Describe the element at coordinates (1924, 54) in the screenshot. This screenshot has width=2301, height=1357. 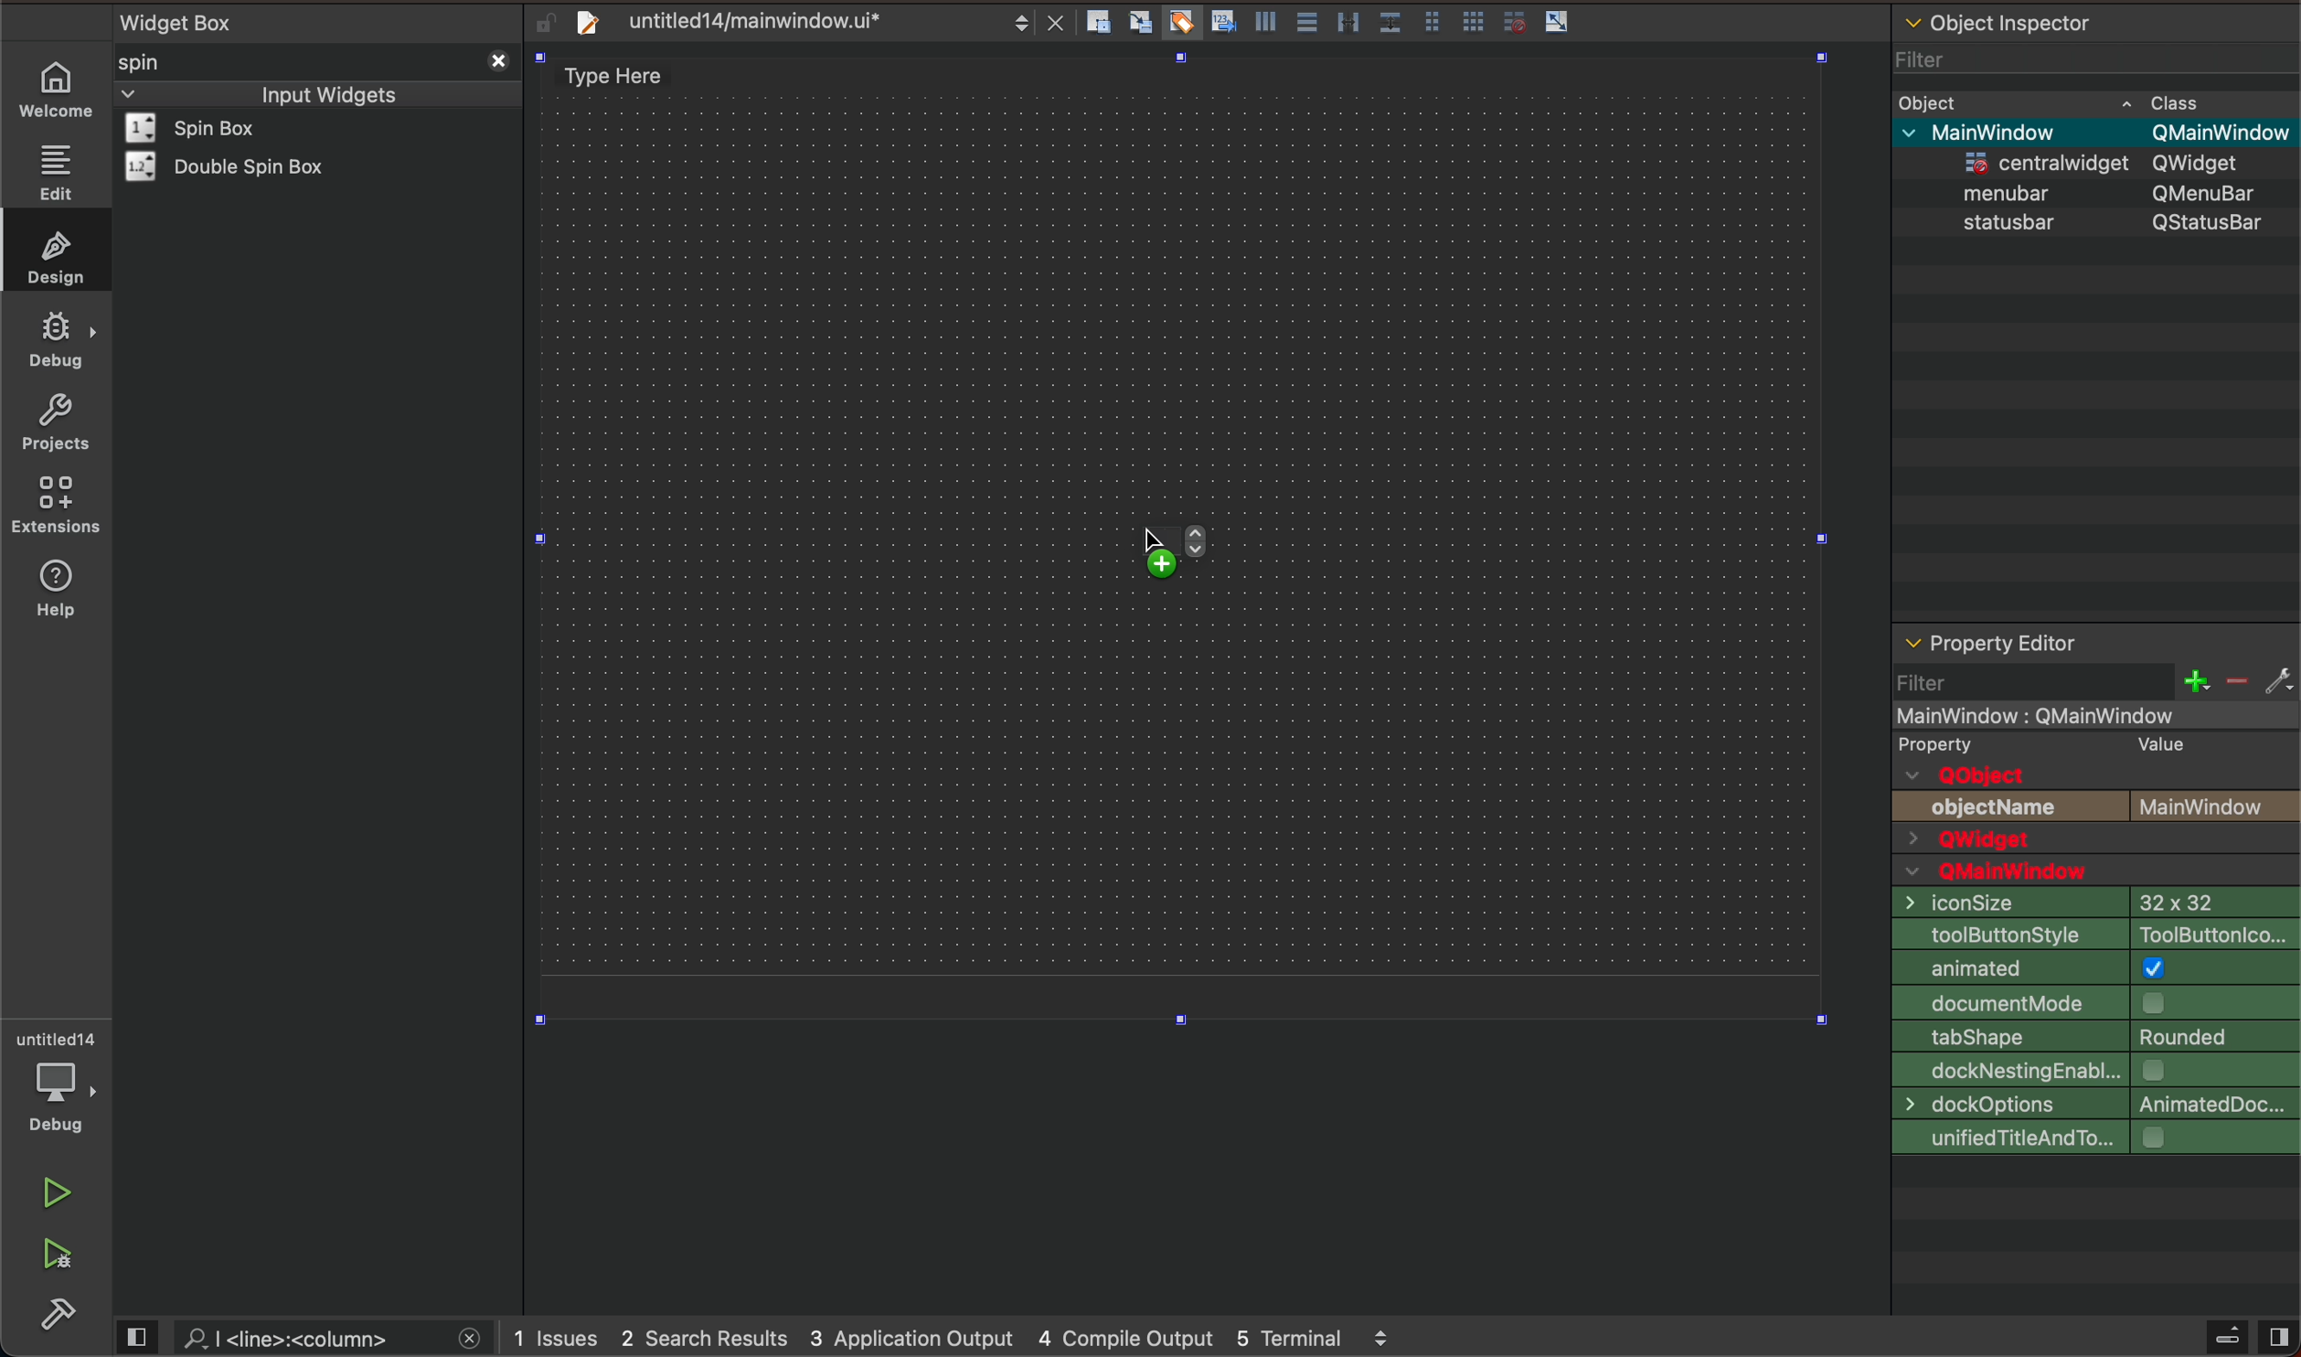
I see `filter` at that location.